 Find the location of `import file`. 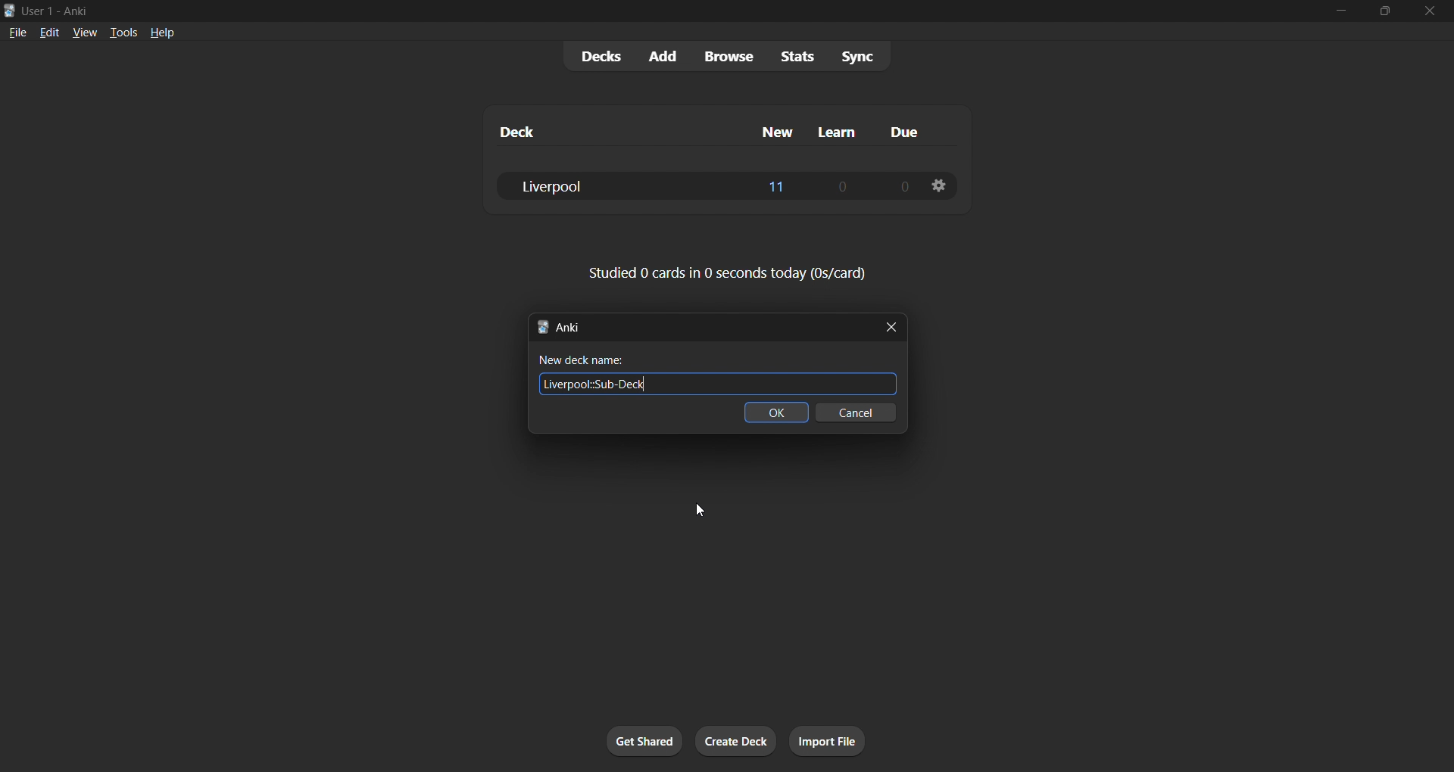

import file is located at coordinates (826, 742).